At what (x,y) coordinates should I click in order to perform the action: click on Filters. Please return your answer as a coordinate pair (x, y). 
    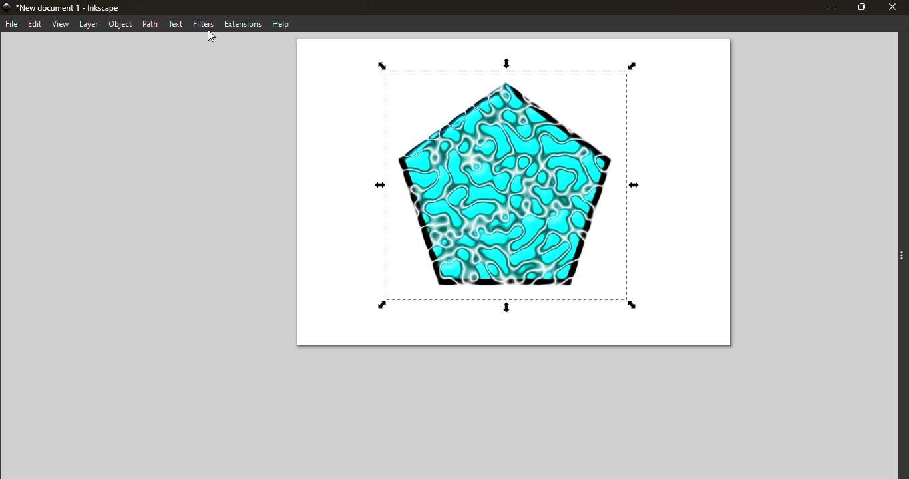
    Looking at the image, I should click on (204, 23).